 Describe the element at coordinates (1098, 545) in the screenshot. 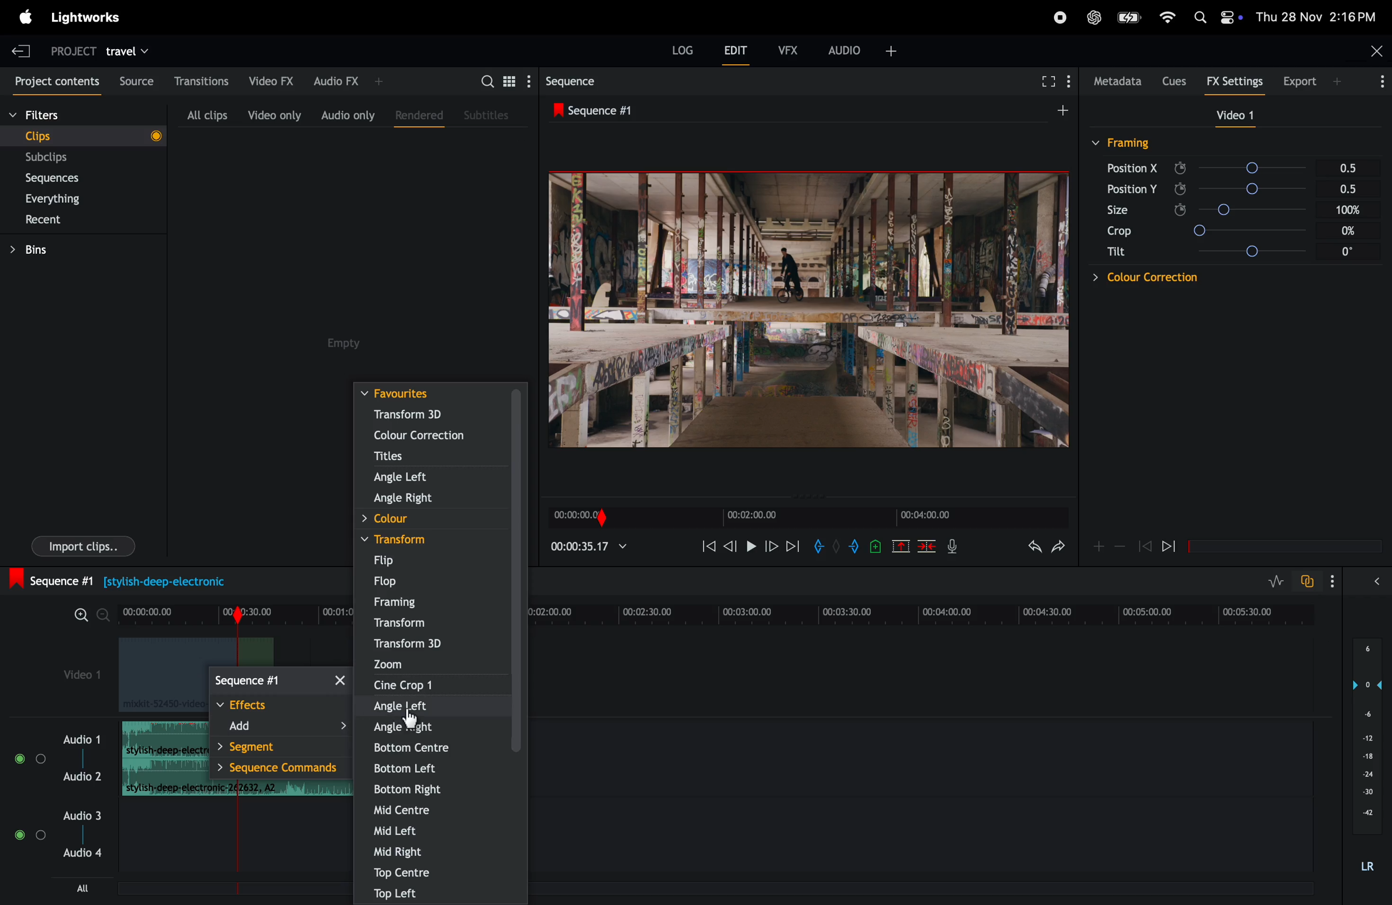

I see `add key frame` at that location.